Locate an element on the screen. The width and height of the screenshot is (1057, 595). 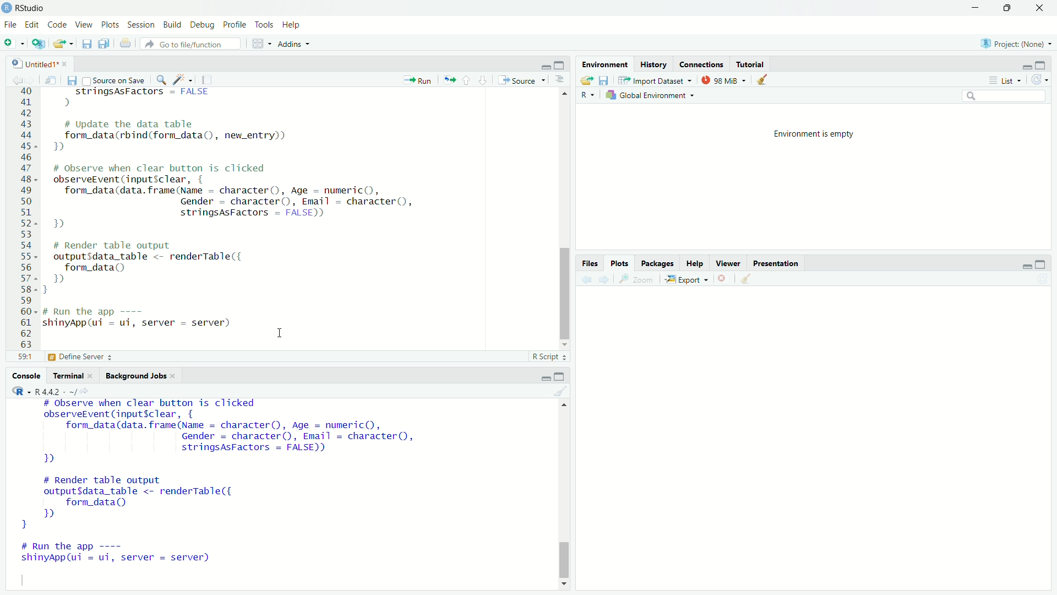
logo is located at coordinates (7, 7).